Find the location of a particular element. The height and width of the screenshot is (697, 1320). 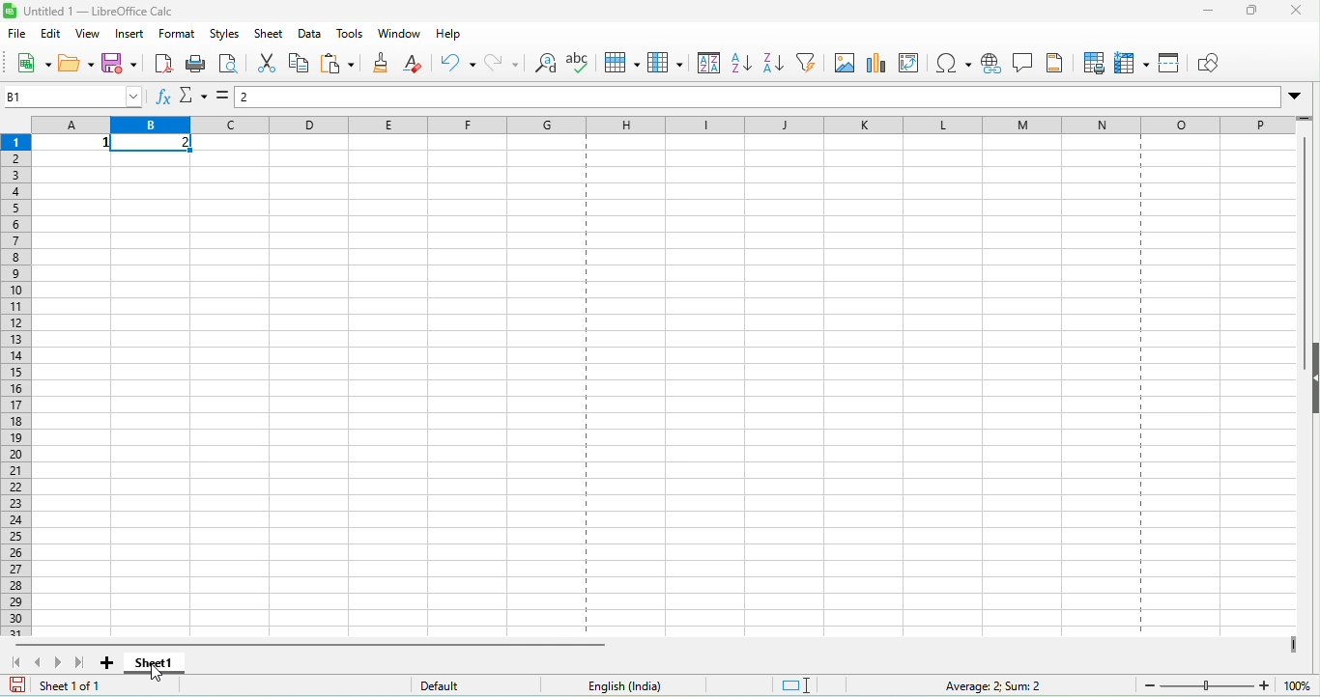

zoom is located at coordinates (1229, 685).